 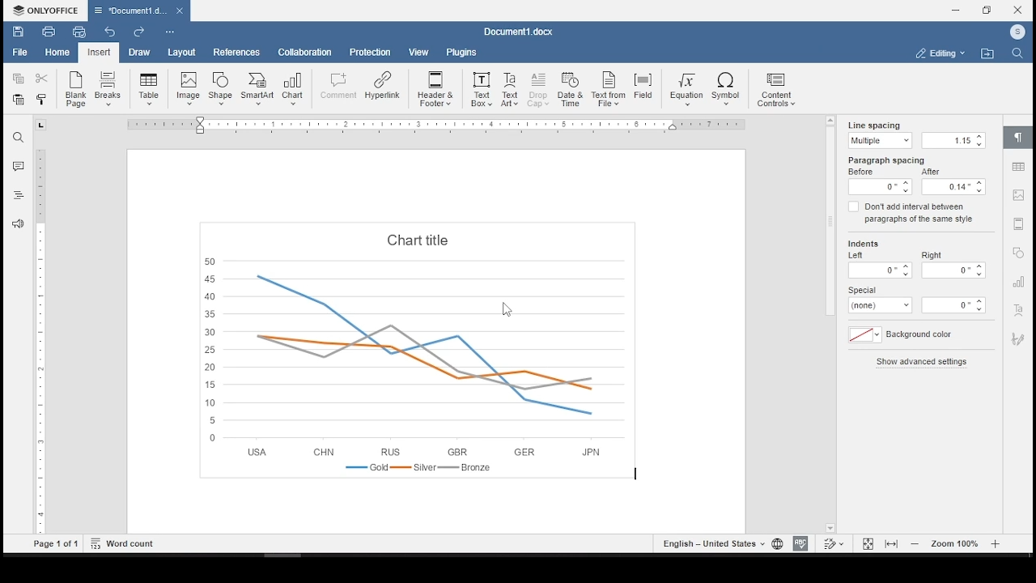 I want to click on set document language, so click(x=776, y=543).